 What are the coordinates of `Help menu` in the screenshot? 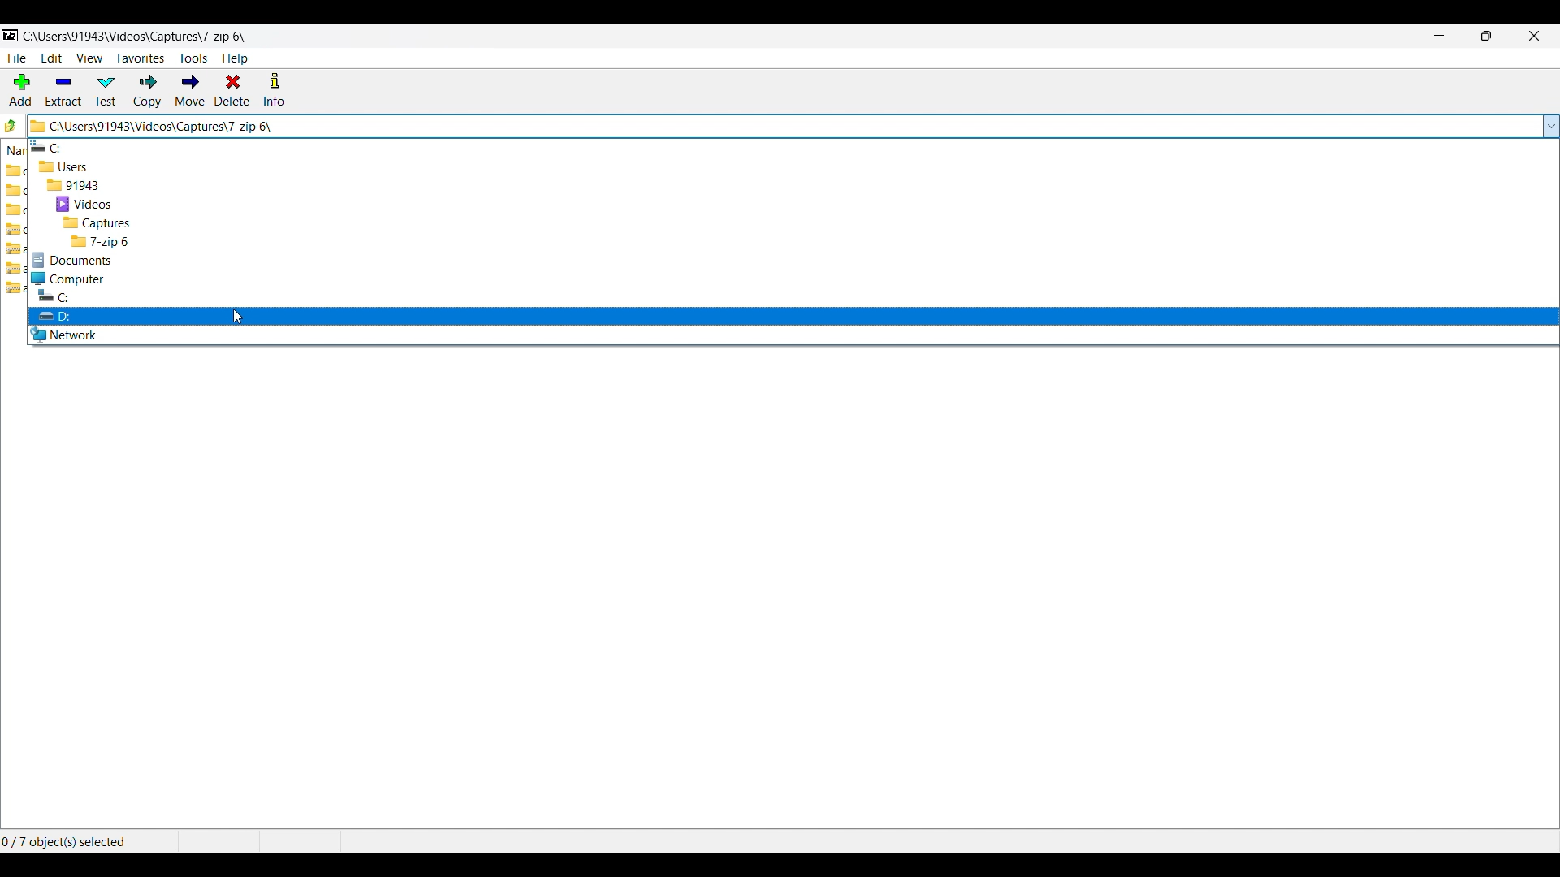 It's located at (235, 58).